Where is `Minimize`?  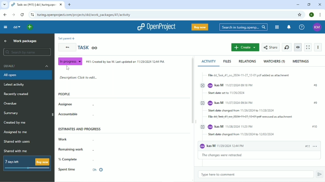 Minimize is located at coordinates (298, 4).